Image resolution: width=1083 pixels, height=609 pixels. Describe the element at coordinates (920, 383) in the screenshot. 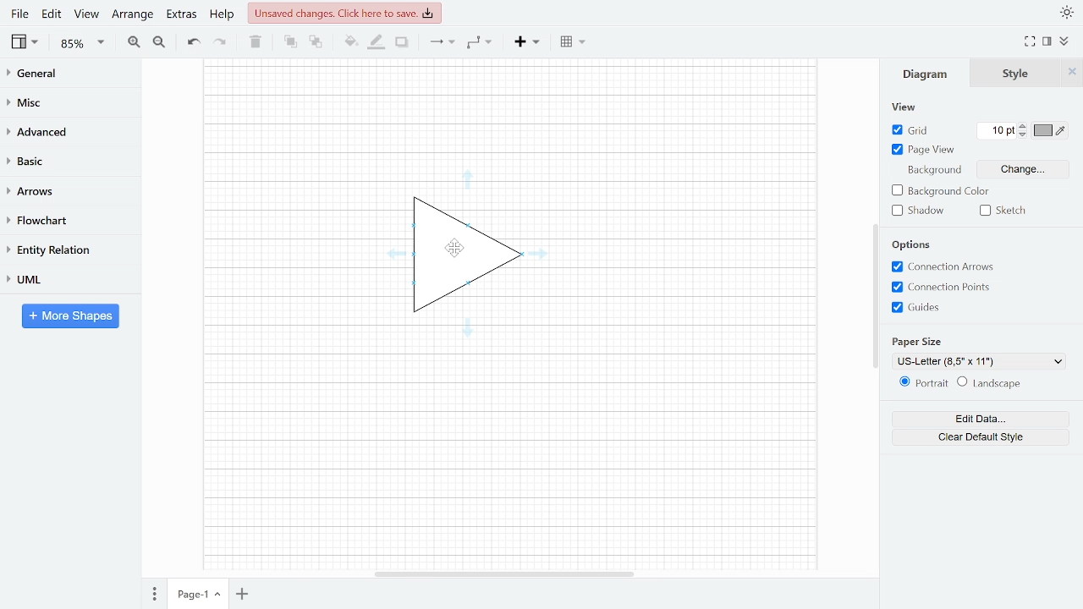

I see `Portal` at that location.